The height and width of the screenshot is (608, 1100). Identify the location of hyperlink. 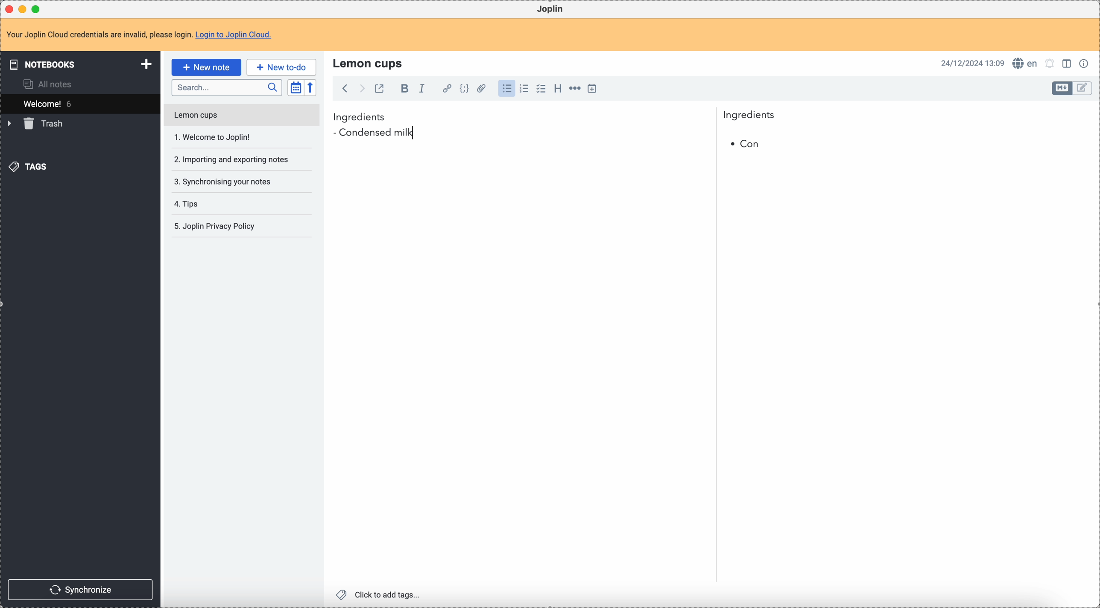
(445, 89).